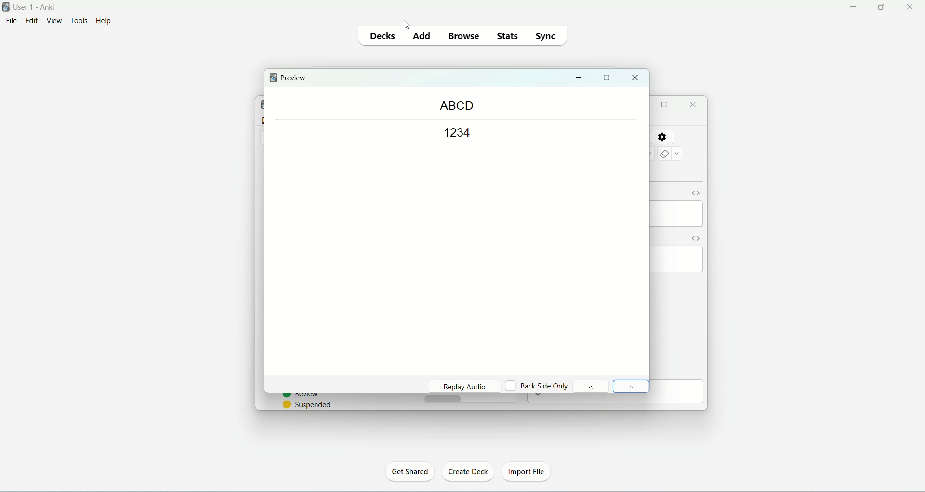  What do you see at coordinates (11, 23) in the screenshot?
I see `file` at bounding box center [11, 23].